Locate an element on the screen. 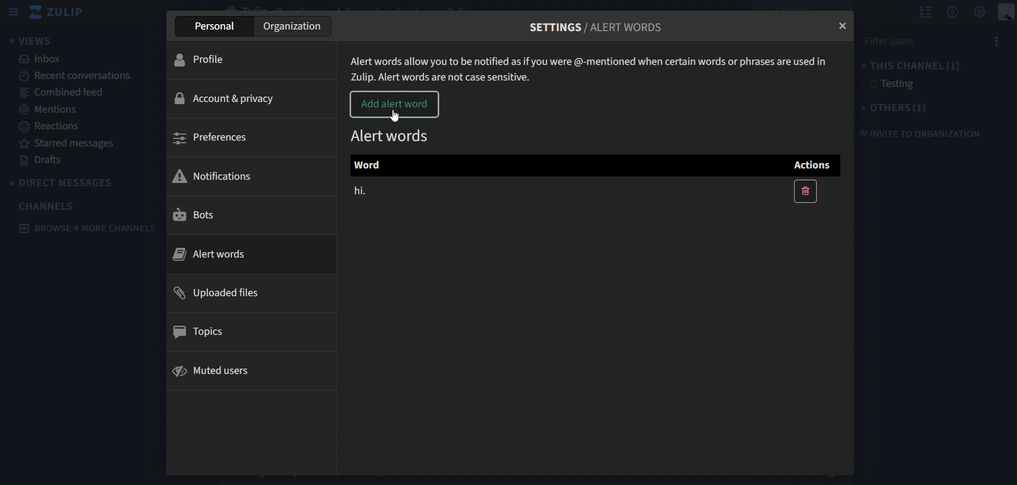 This screenshot has height=485, width=1017. recent conversations is located at coordinates (72, 76).